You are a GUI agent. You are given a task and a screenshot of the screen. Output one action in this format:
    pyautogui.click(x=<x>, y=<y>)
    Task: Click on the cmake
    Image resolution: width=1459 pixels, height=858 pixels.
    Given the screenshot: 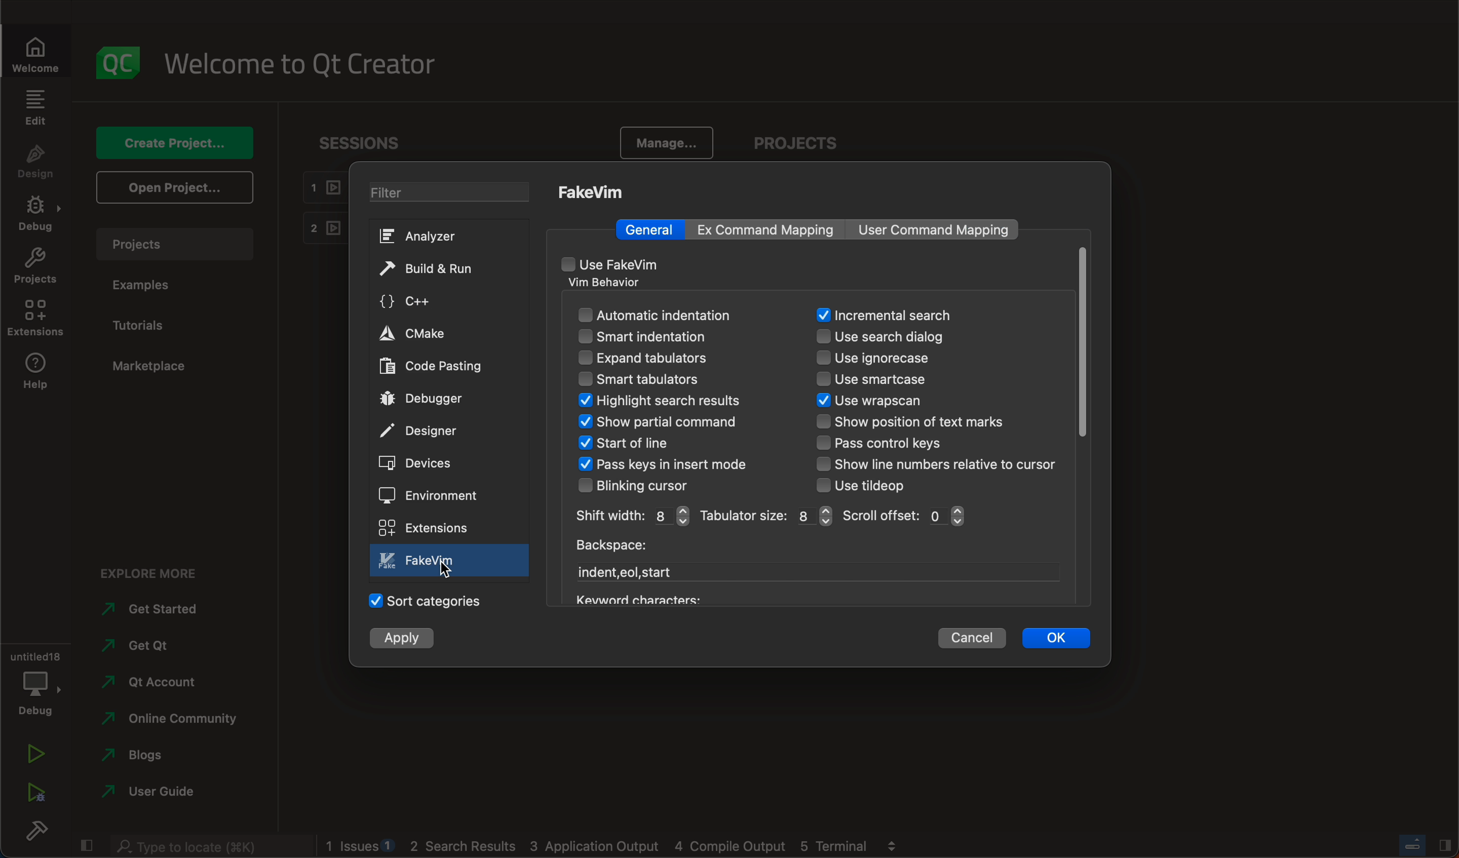 What is the action you would take?
    pyautogui.click(x=436, y=335)
    